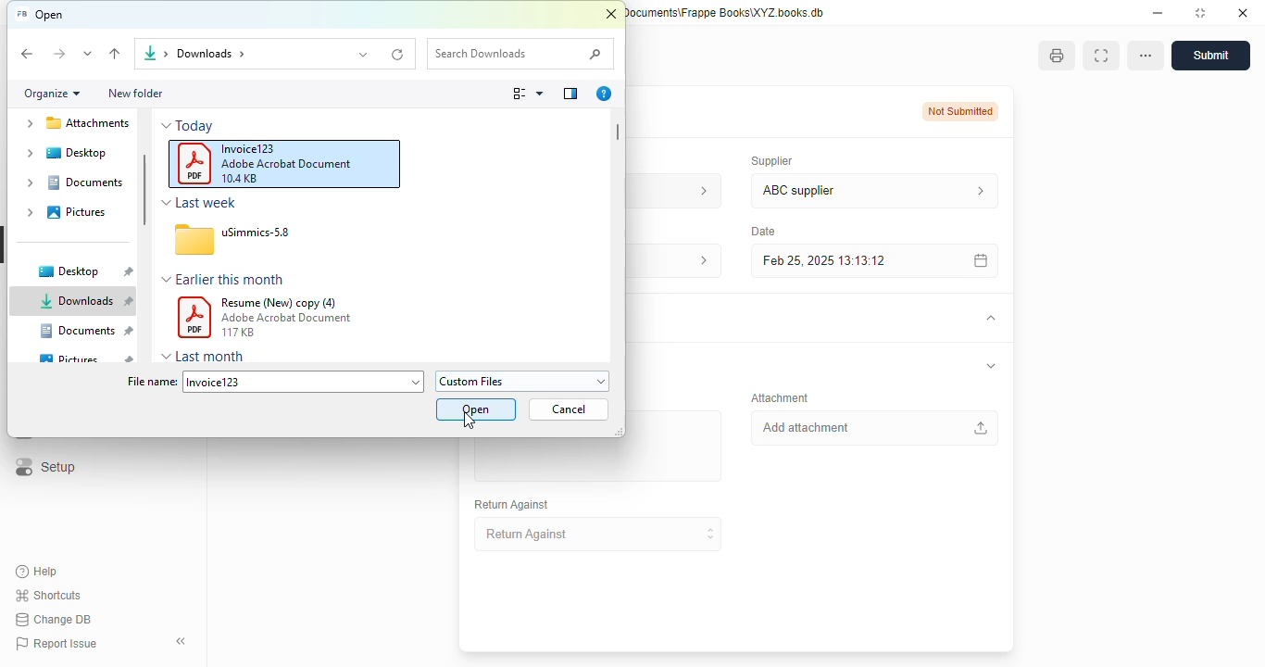  What do you see at coordinates (194, 126) in the screenshot?
I see `today` at bounding box center [194, 126].